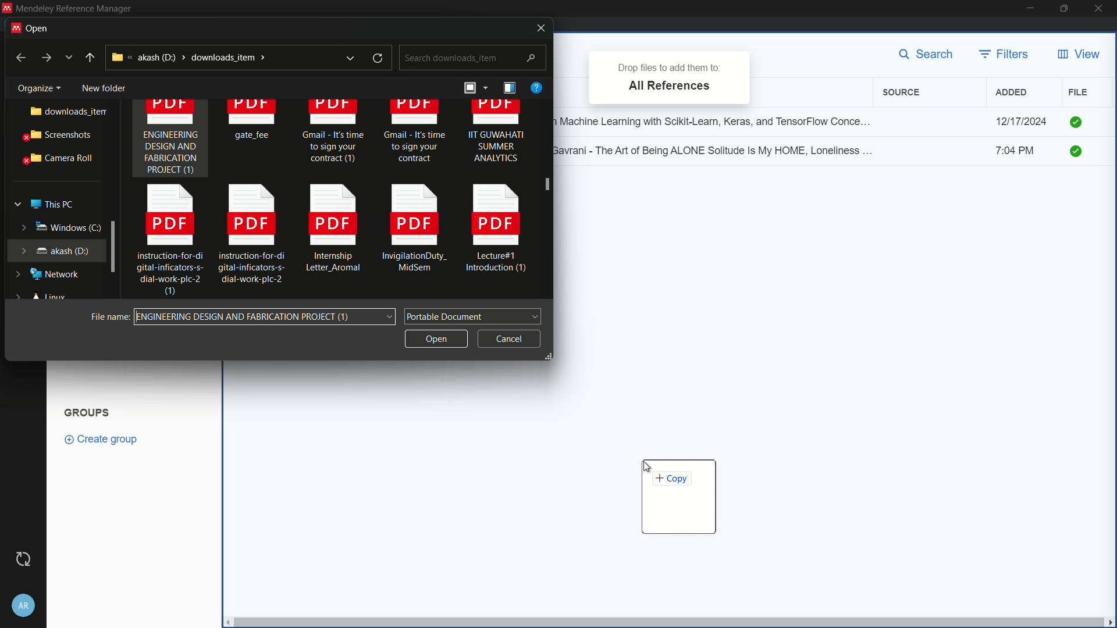  Describe the element at coordinates (45, 58) in the screenshot. I see `go to` at that location.